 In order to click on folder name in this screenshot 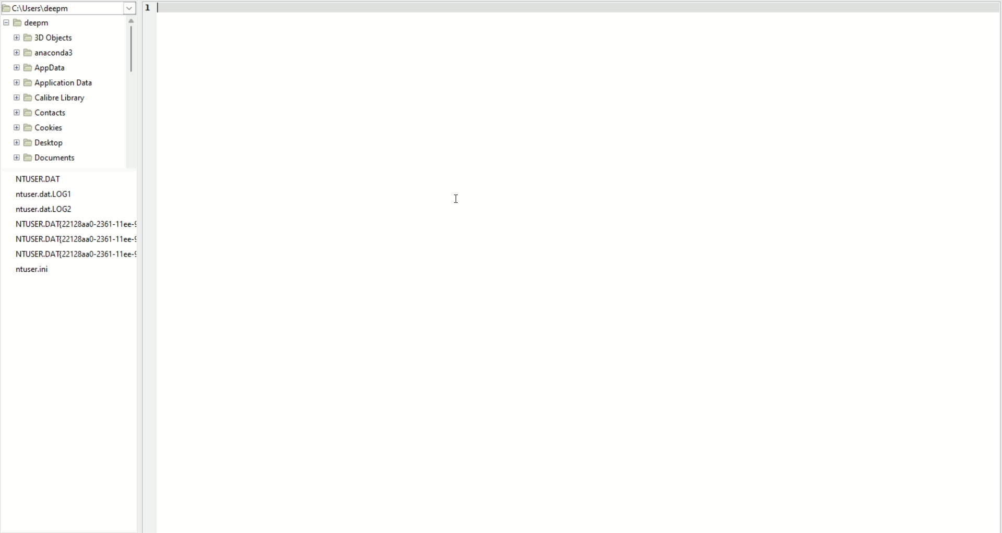, I will do `click(49, 158)`.